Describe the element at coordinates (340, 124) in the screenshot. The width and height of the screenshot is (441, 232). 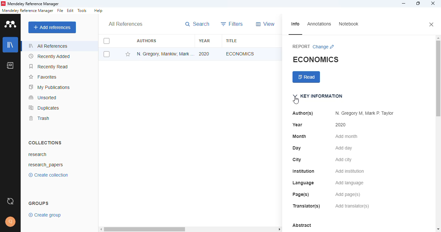
I see `2020` at that location.